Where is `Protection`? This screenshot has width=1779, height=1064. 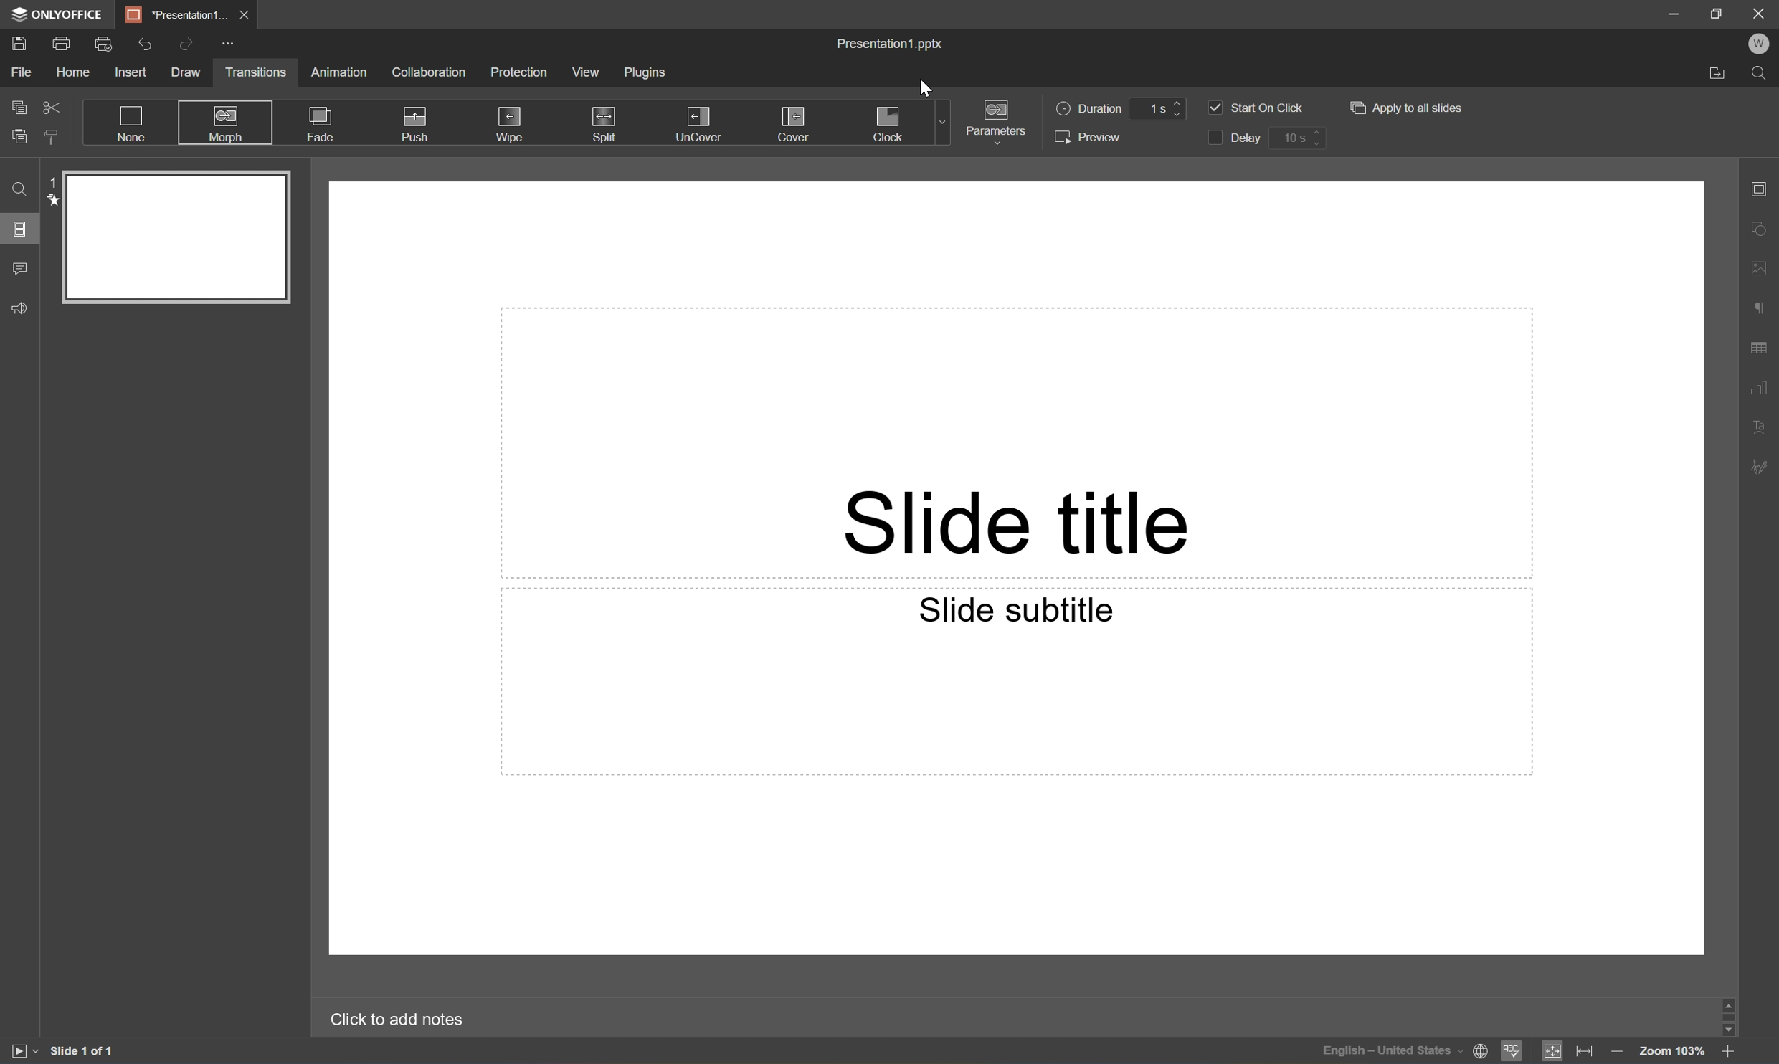
Protection is located at coordinates (519, 72).